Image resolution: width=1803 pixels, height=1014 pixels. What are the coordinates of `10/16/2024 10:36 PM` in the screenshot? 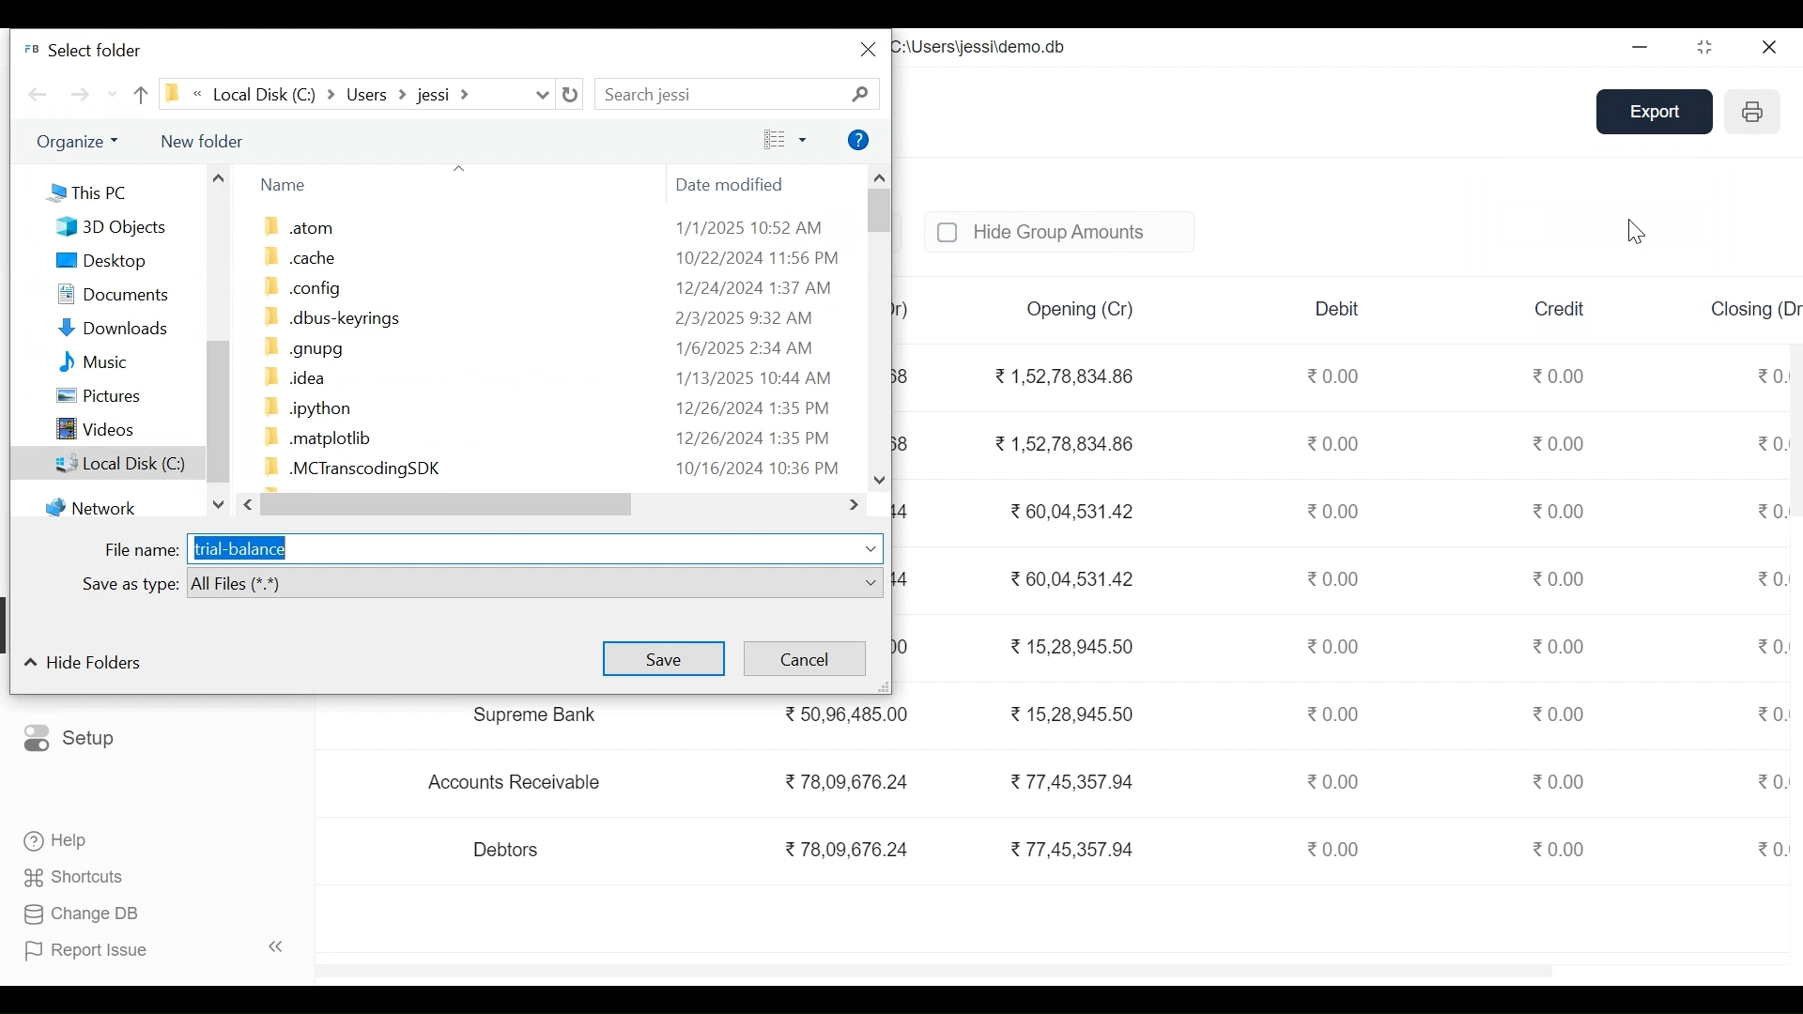 It's located at (761, 469).